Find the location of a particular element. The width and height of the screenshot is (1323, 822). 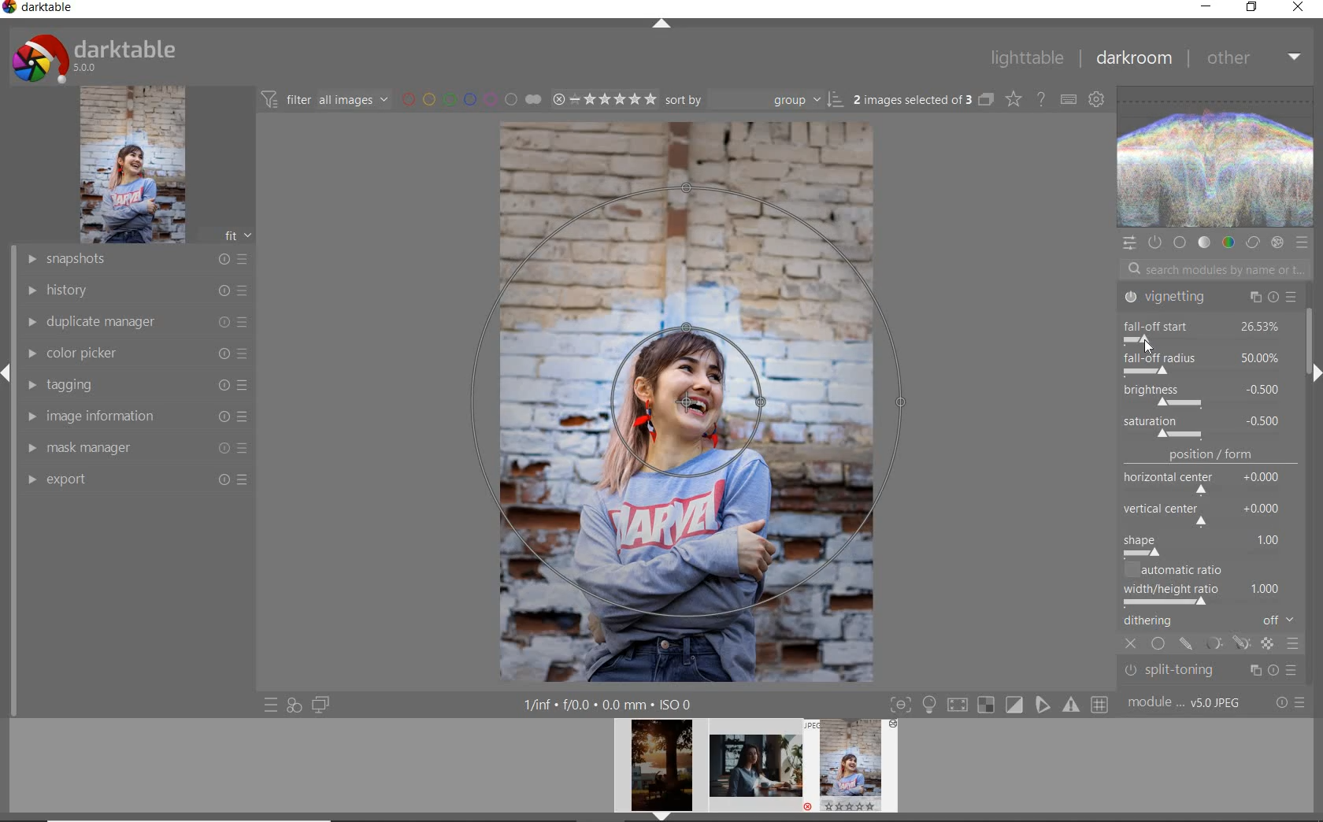

ratio is located at coordinates (1214, 585).